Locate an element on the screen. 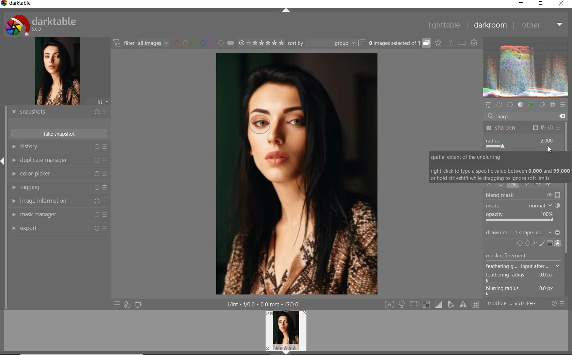 The width and height of the screenshot is (572, 355). reset or presets and preferences is located at coordinates (558, 304).